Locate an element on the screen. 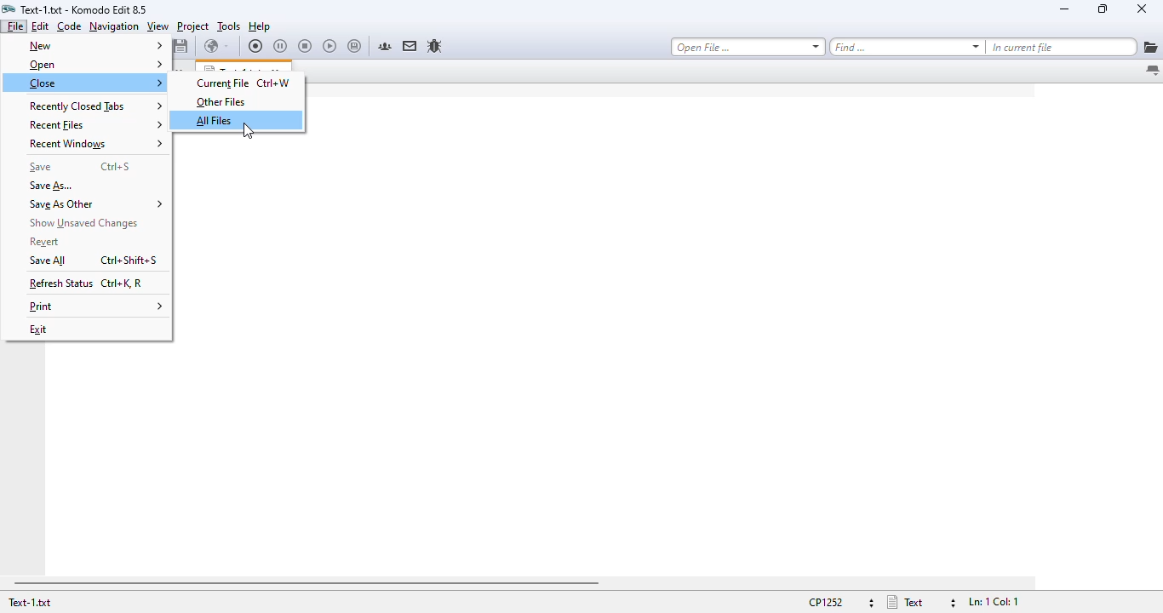  save as is located at coordinates (52, 186).